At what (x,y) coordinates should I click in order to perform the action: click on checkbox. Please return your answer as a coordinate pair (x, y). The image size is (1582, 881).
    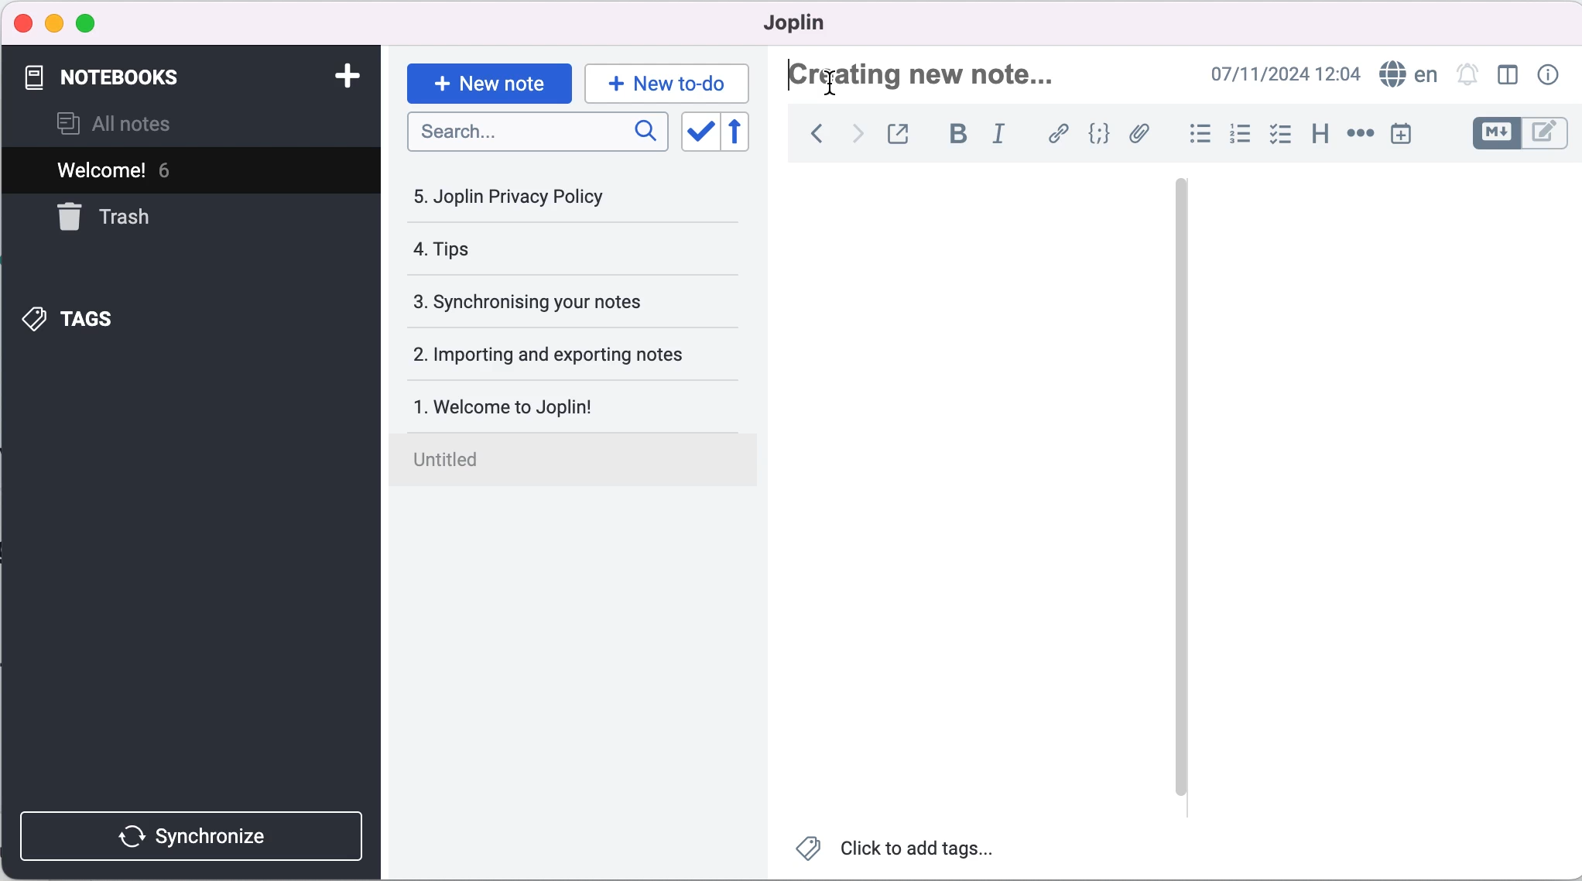
    Looking at the image, I should click on (1282, 136).